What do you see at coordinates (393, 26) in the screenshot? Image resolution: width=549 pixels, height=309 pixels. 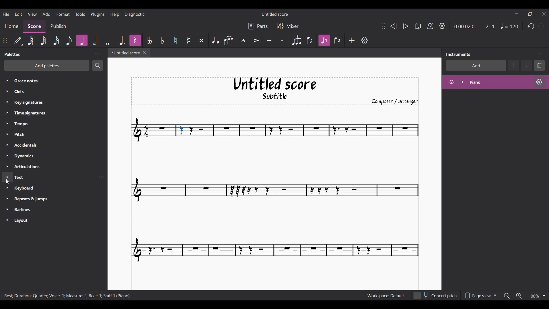 I see `Rewind` at bounding box center [393, 26].